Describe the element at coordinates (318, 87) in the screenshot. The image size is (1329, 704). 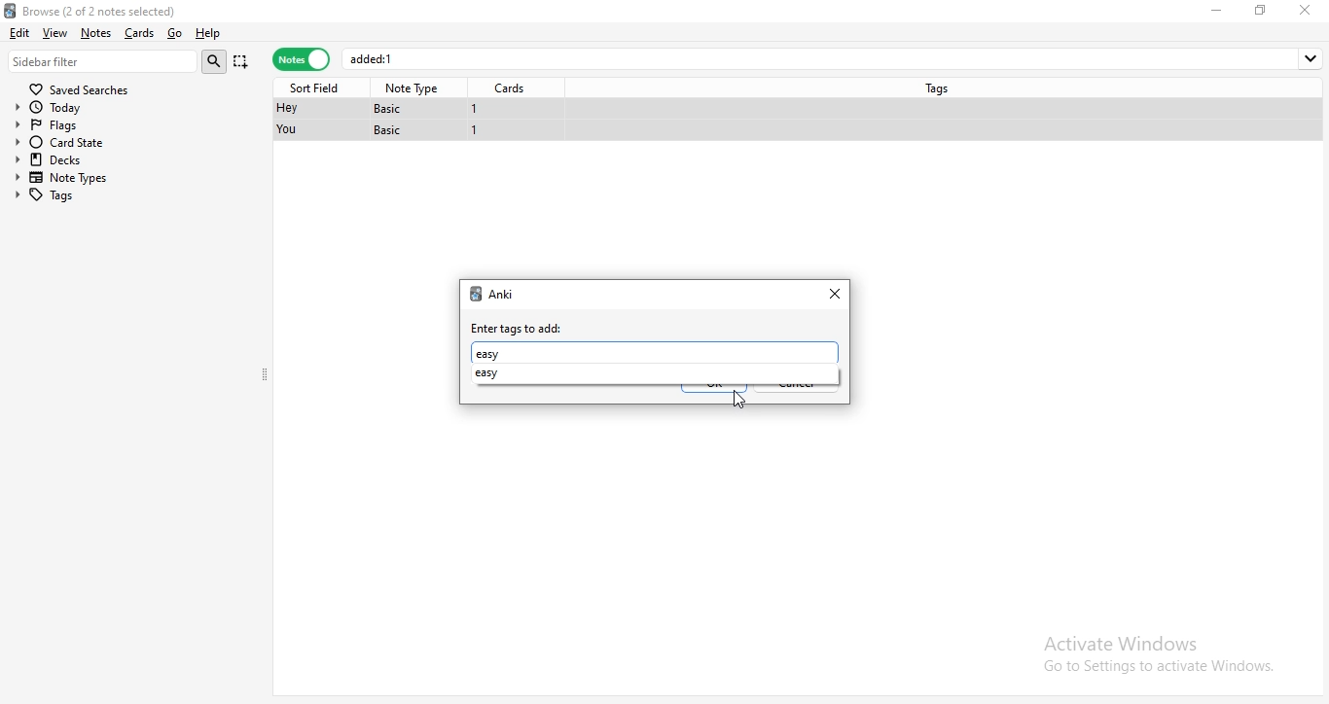
I see `sort field` at that location.